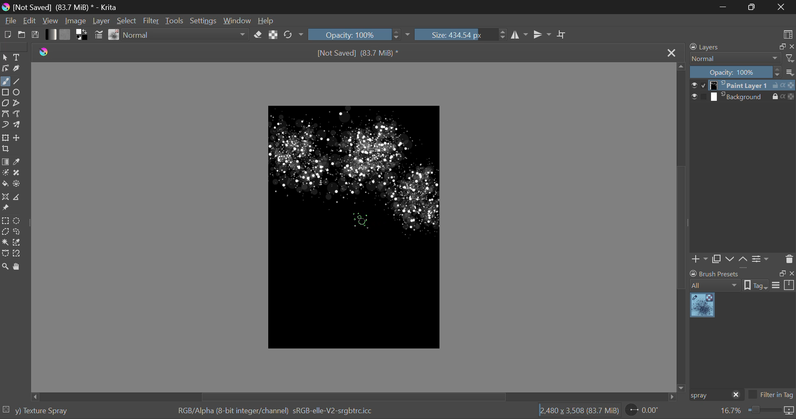  What do you see at coordinates (726, 7) in the screenshot?
I see `Restore Down` at bounding box center [726, 7].